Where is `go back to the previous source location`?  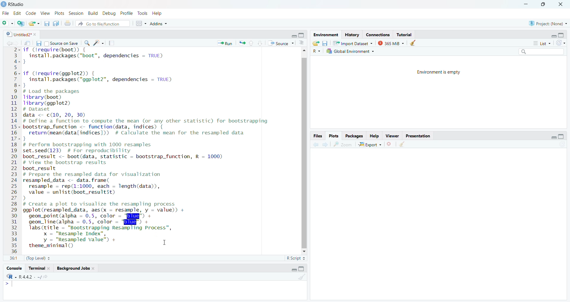
go back to the previous source location is located at coordinates (8, 43).